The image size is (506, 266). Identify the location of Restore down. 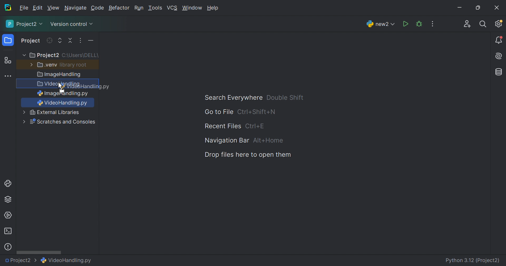
(478, 8).